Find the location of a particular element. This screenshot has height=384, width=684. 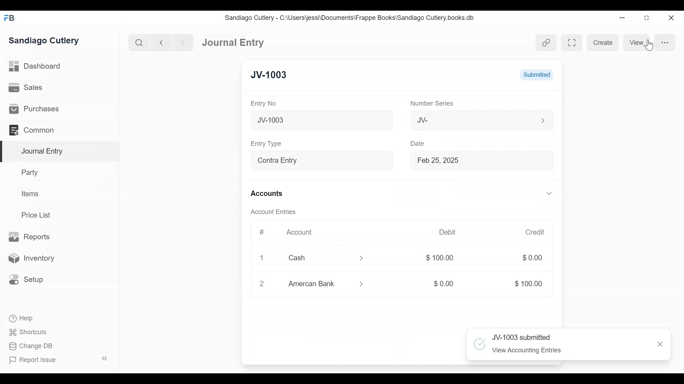

Entry Type is located at coordinates (268, 143).